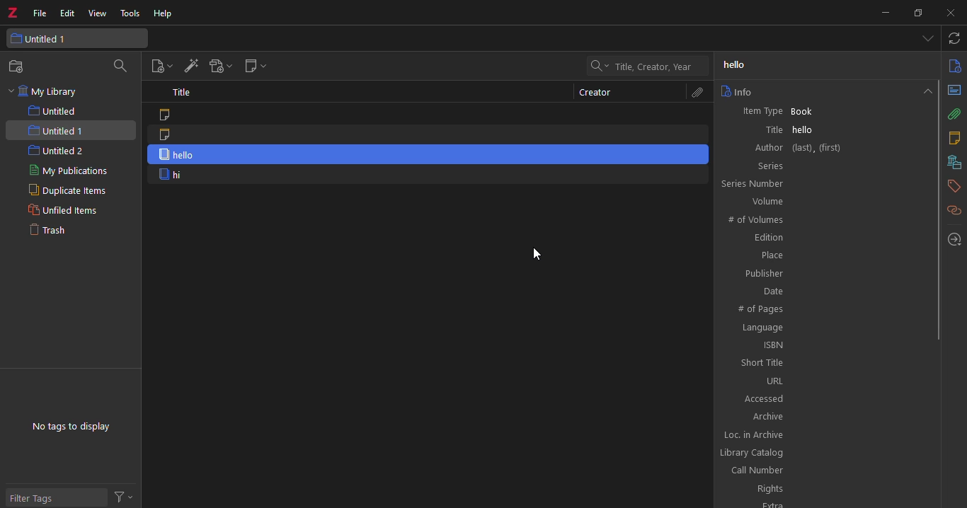 The height and width of the screenshot is (508, 967). What do you see at coordinates (927, 40) in the screenshot?
I see `list all tabs` at bounding box center [927, 40].